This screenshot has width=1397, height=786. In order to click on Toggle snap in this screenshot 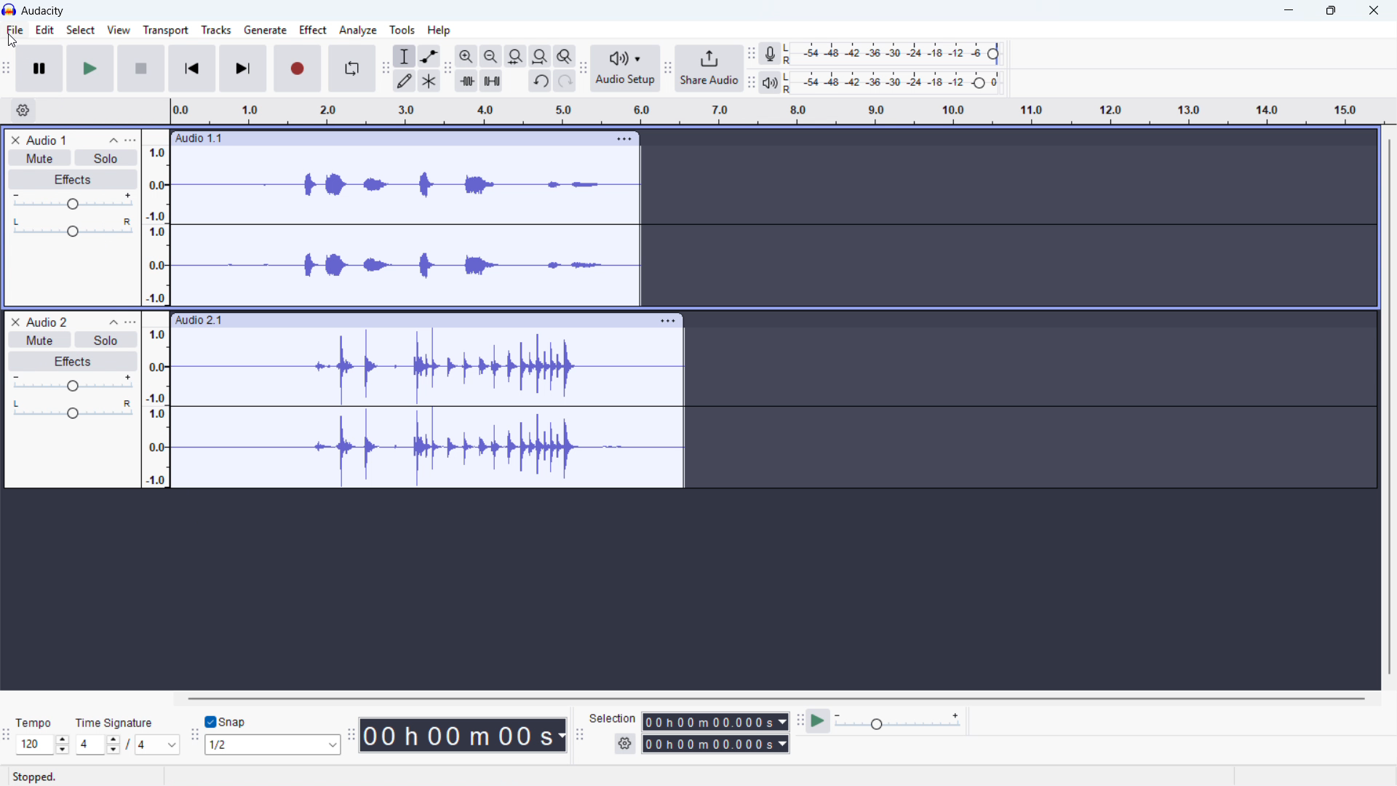, I will do `click(227, 722)`.